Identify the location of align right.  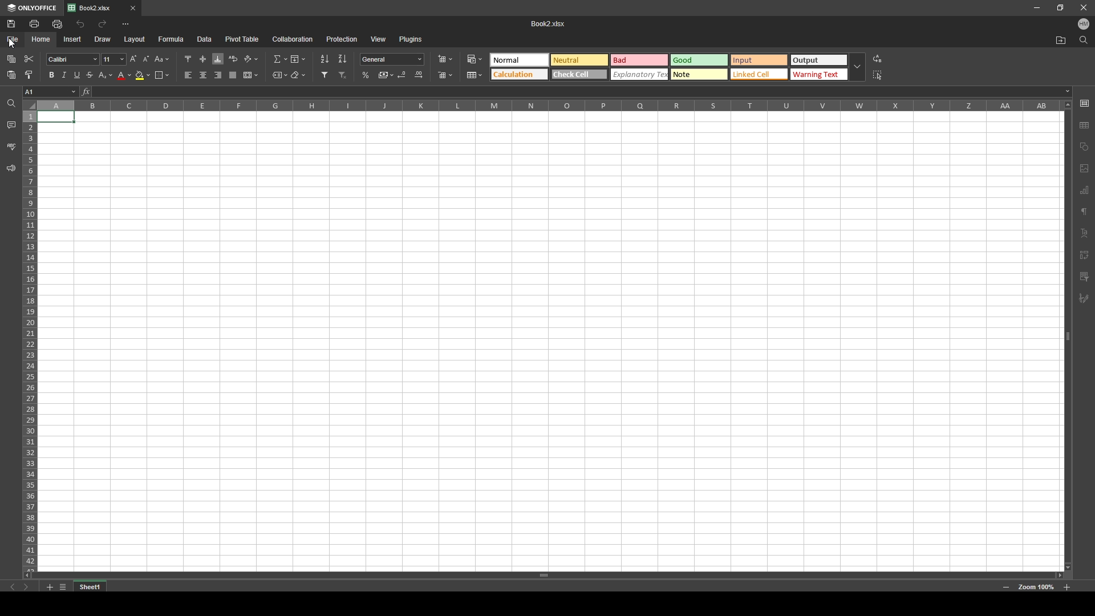
(218, 75).